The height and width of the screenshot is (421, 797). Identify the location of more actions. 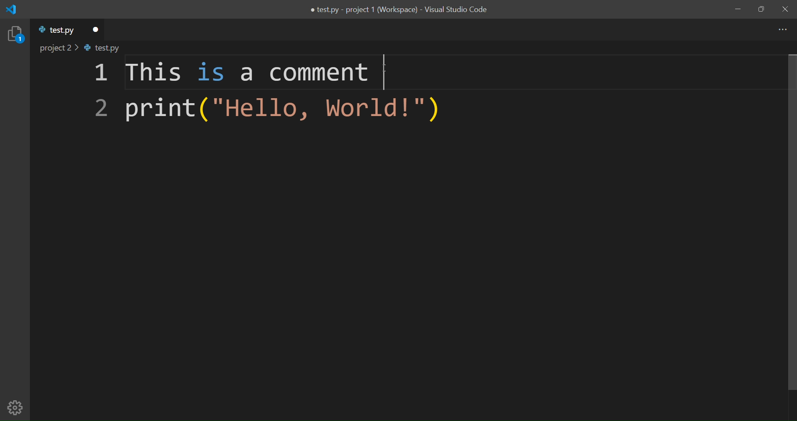
(781, 29).